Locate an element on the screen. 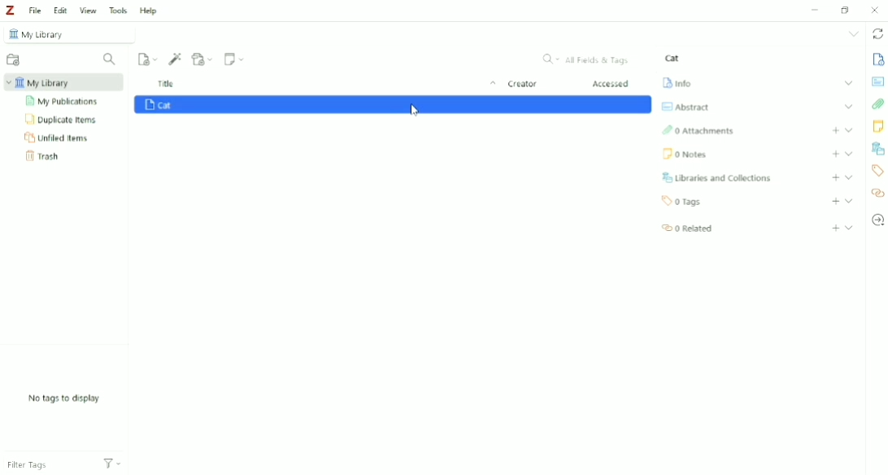  Related is located at coordinates (877, 194).